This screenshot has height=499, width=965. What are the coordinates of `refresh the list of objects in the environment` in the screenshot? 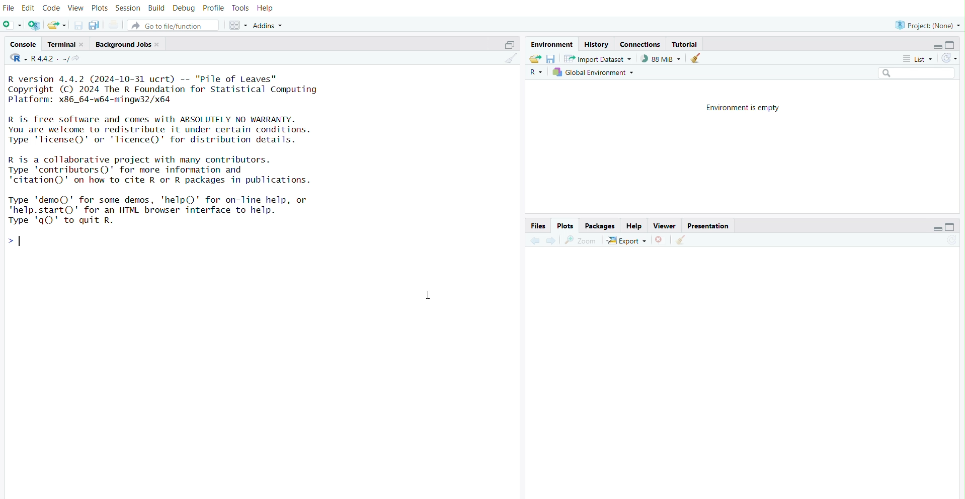 It's located at (953, 59).